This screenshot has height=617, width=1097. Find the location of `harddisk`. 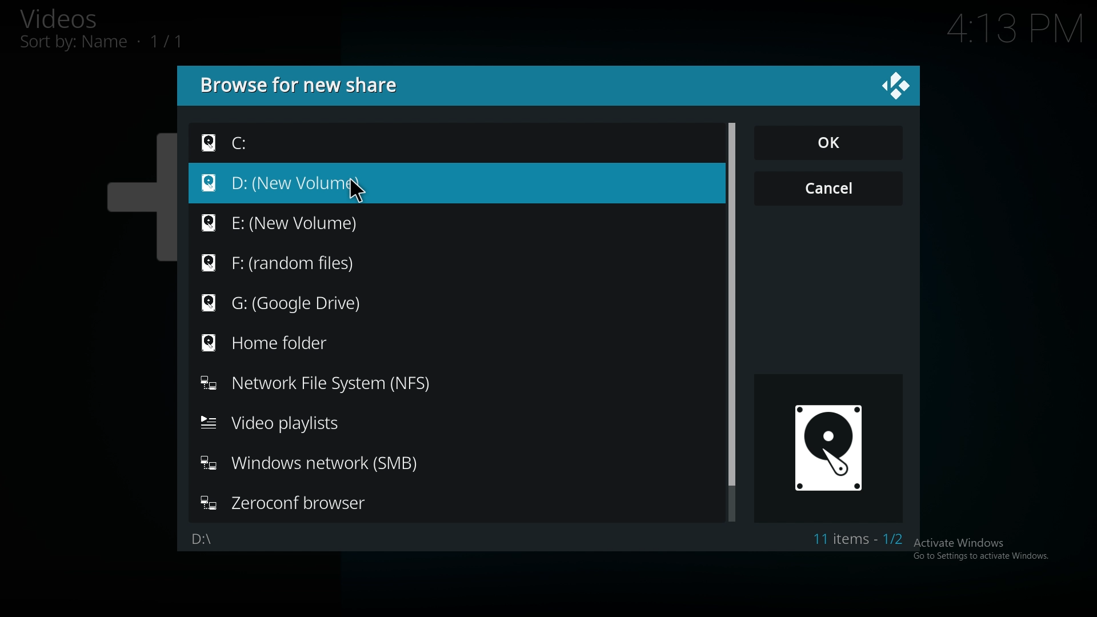

harddisk is located at coordinates (834, 448).